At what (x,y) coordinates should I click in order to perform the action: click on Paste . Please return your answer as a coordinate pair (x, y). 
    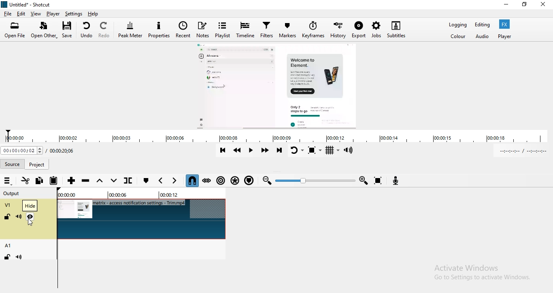
    Looking at the image, I should click on (54, 180).